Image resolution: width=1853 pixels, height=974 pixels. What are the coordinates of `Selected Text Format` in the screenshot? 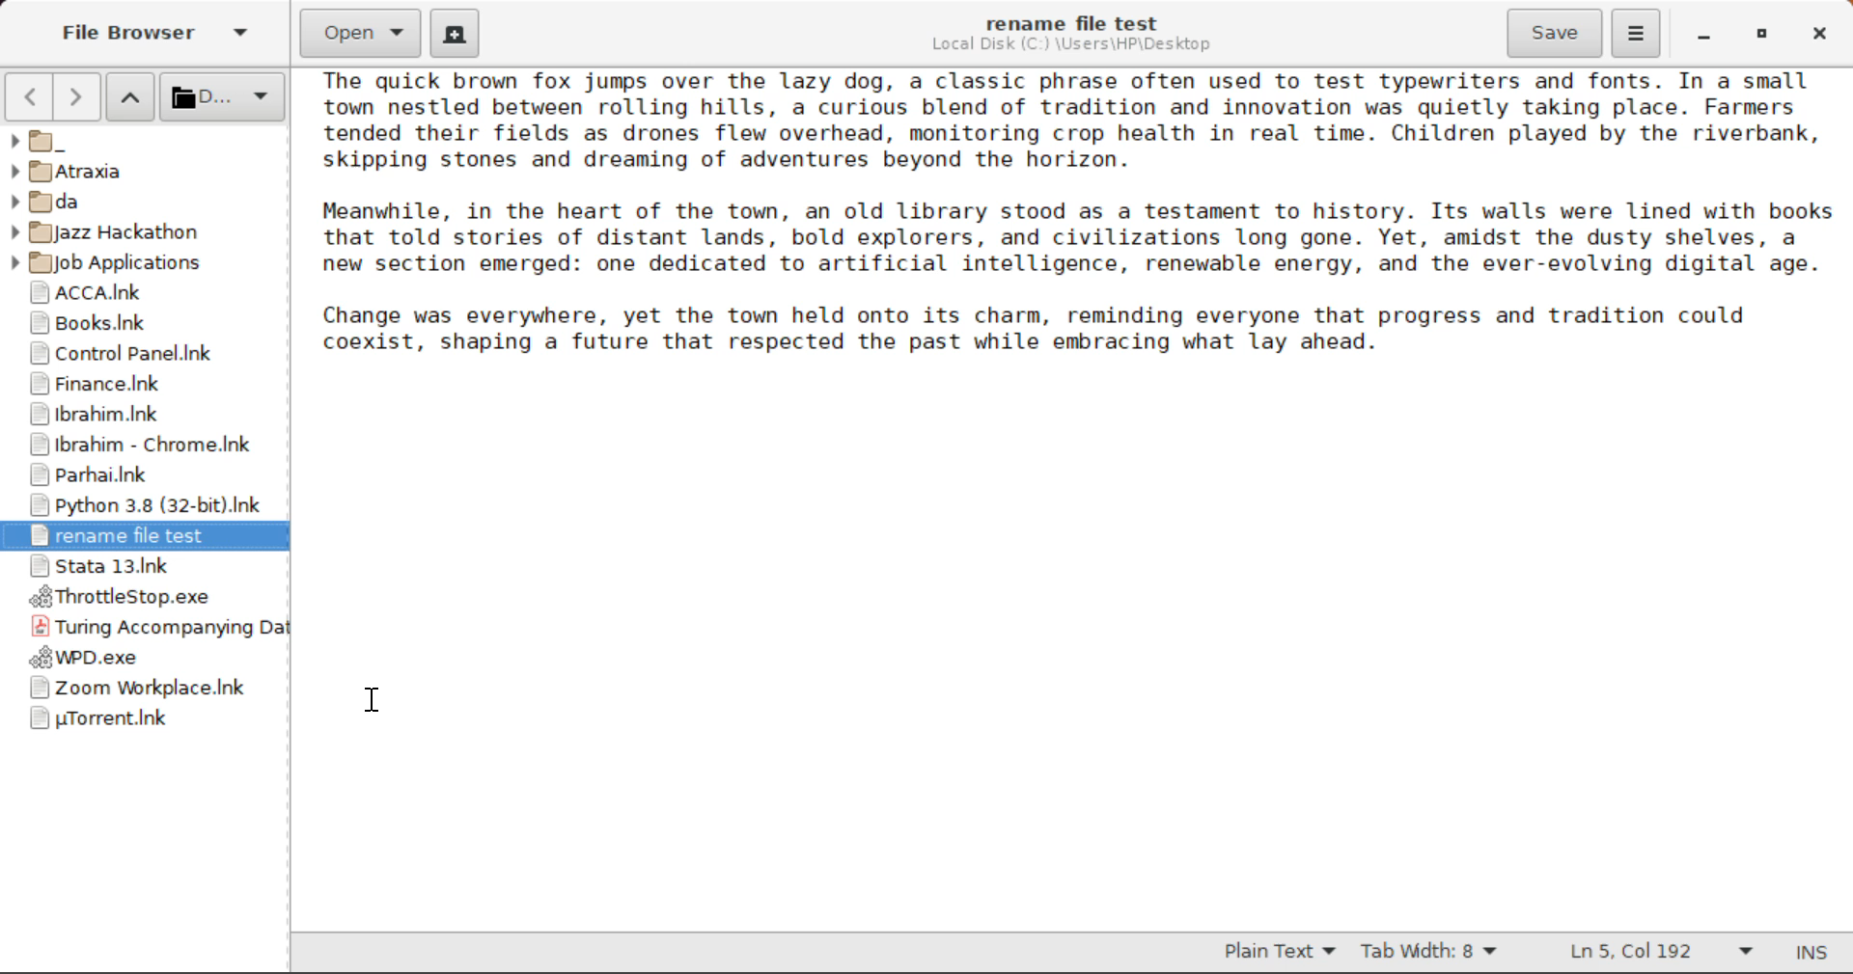 It's located at (1281, 951).